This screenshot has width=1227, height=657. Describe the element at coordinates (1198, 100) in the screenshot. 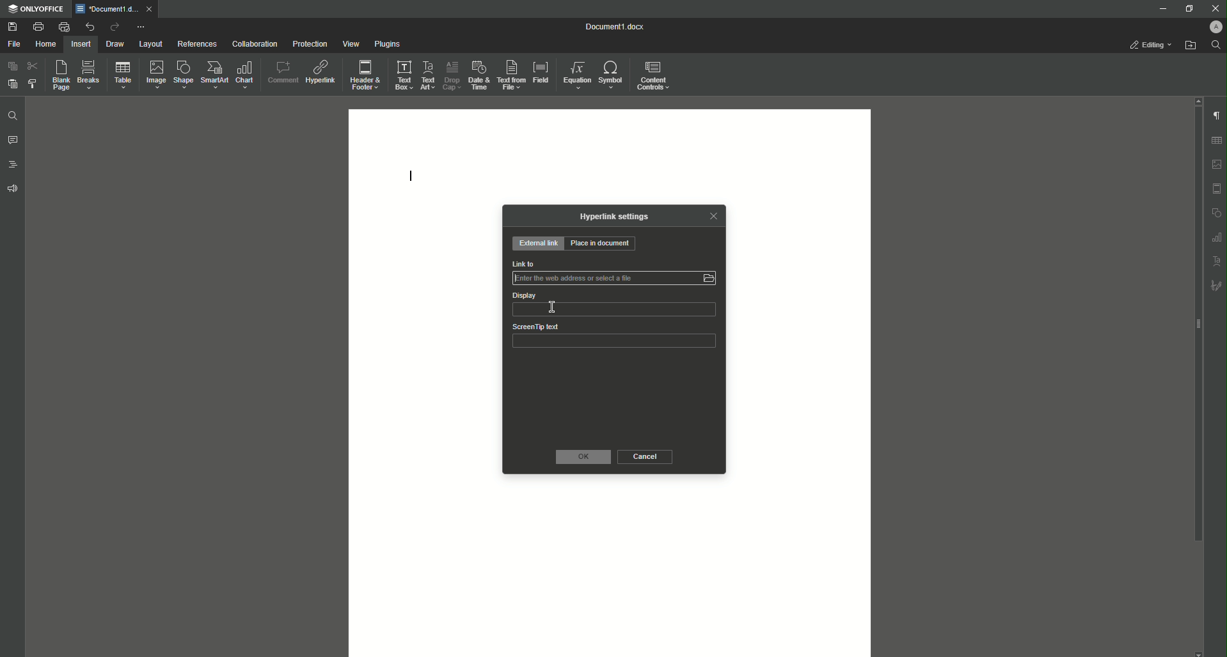

I see `scroll up` at that location.